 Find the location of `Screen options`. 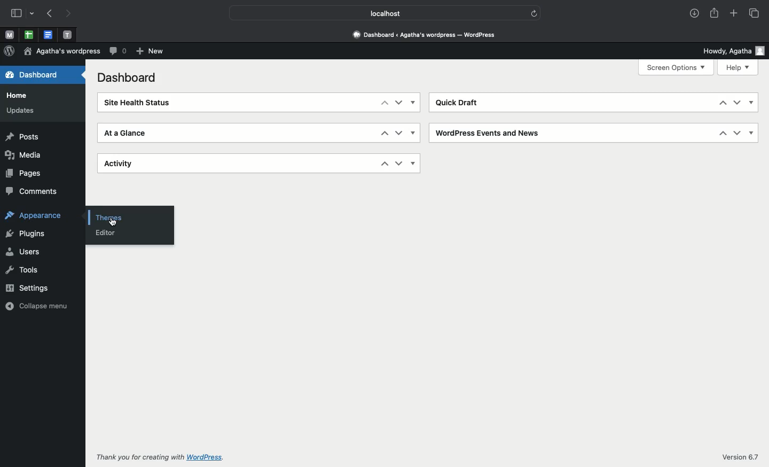

Screen options is located at coordinates (677, 68).